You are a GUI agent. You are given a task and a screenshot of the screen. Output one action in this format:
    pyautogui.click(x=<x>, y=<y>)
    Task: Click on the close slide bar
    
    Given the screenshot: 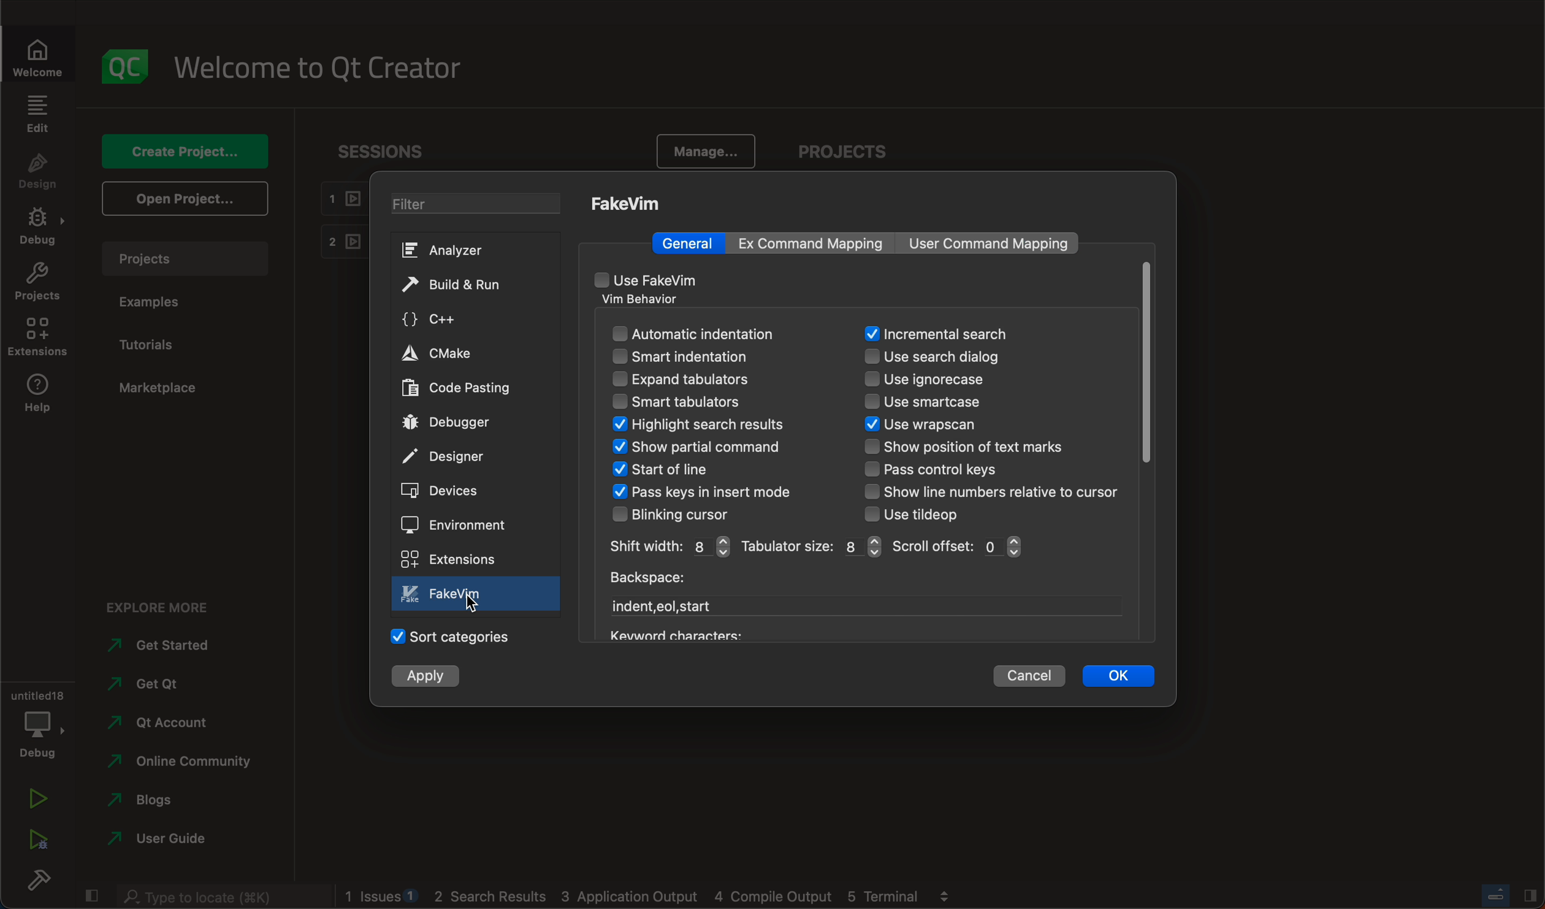 What is the action you would take?
    pyautogui.click(x=1511, y=897)
    